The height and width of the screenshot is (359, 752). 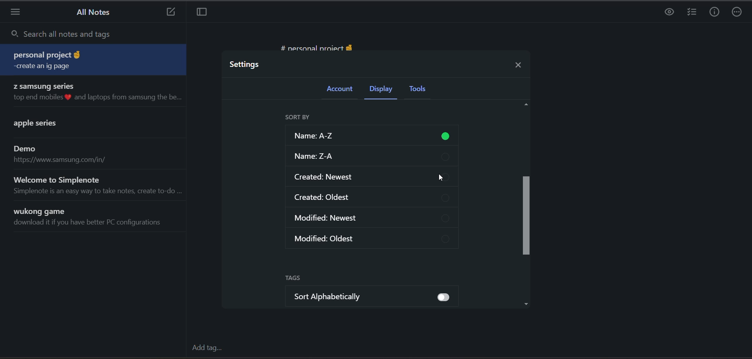 I want to click on note title and preview, so click(x=96, y=92).